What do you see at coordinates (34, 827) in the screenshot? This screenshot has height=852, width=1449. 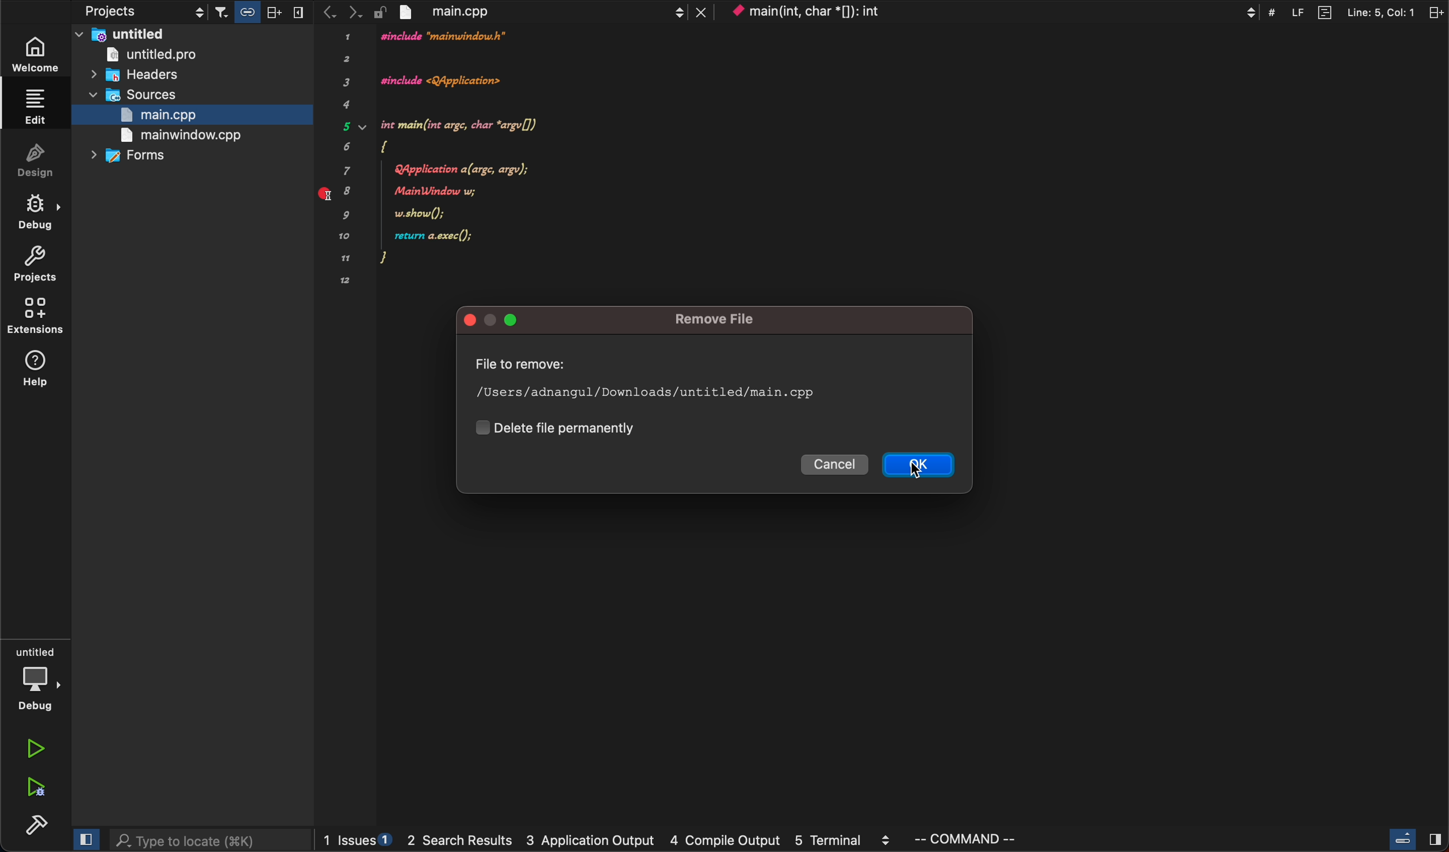 I see `build` at bounding box center [34, 827].